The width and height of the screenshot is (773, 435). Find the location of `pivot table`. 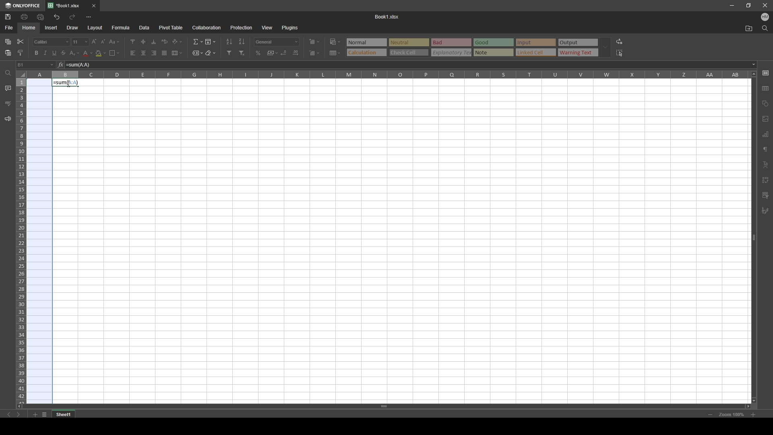

pivot table is located at coordinates (171, 27).